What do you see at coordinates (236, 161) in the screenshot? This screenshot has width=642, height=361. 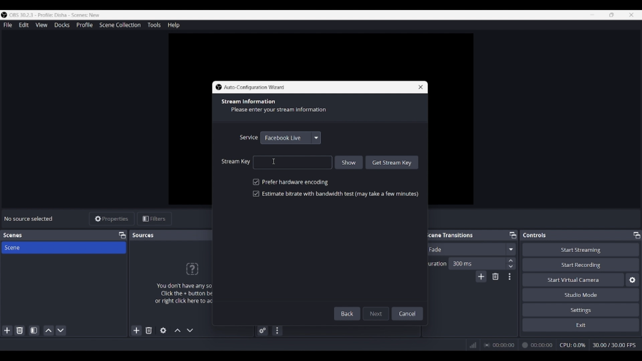 I see `Indicates stream key text box` at bounding box center [236, 161].